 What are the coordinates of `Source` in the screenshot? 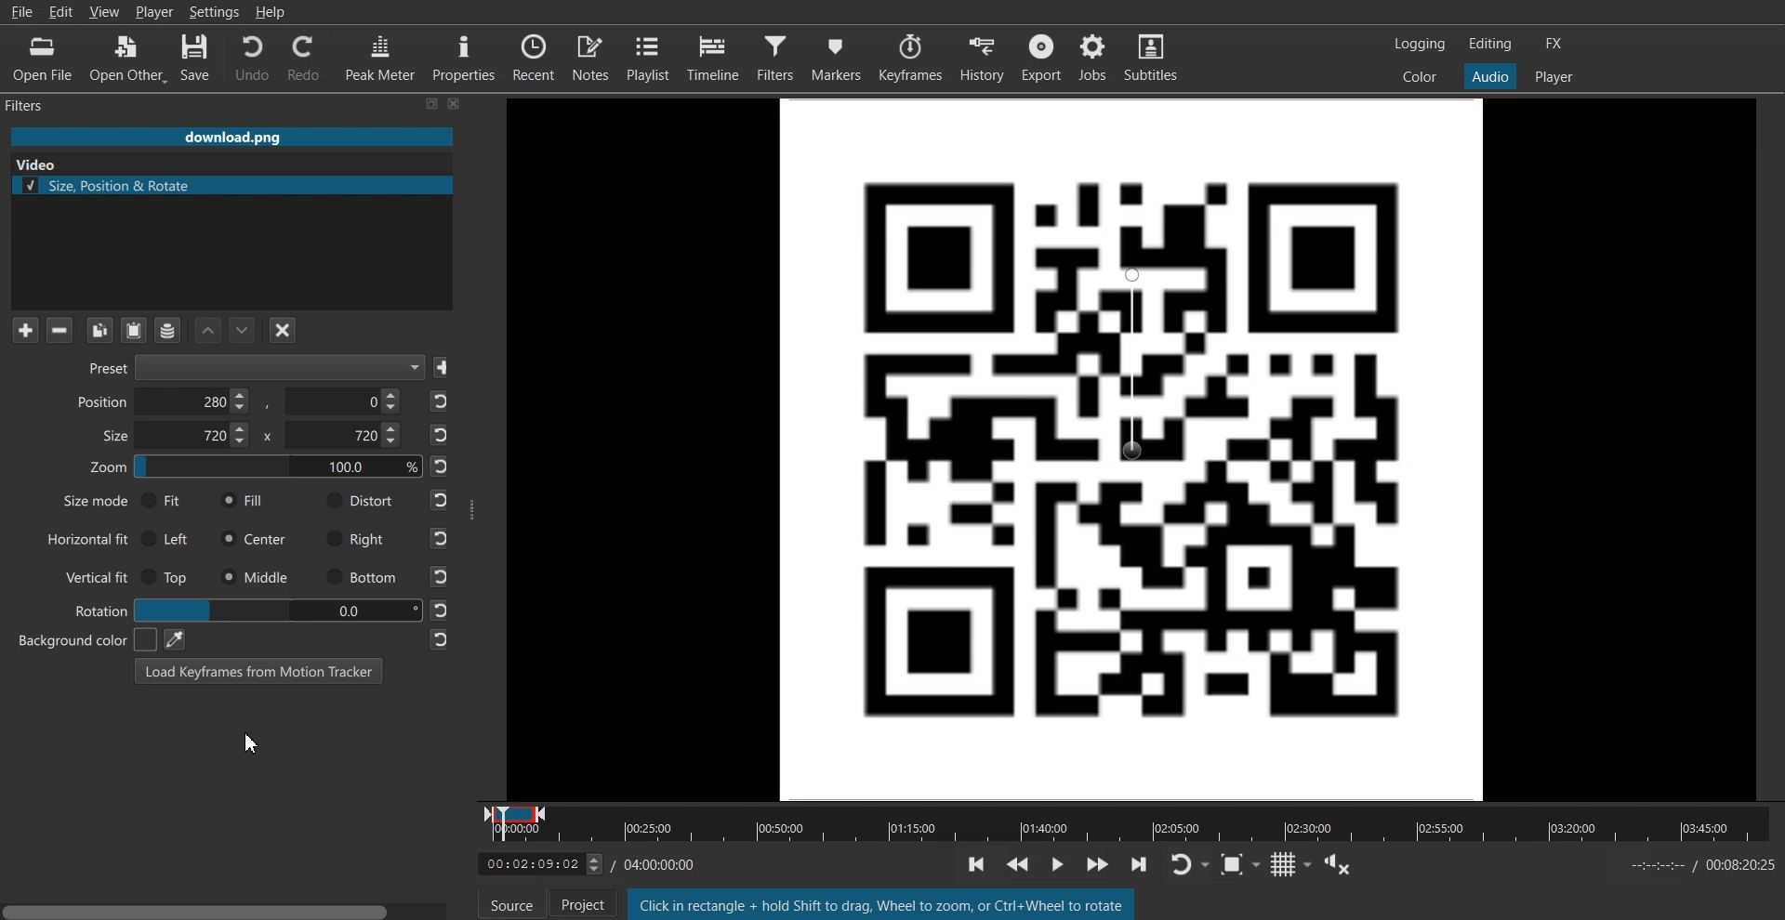 It's located at (512, 906).